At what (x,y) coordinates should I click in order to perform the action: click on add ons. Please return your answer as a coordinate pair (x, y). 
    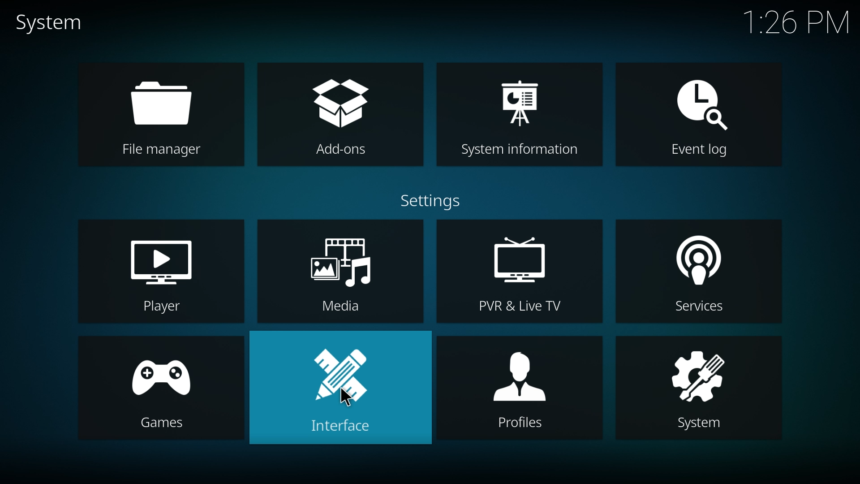
    Looking at the image, I should click on (342, 117).